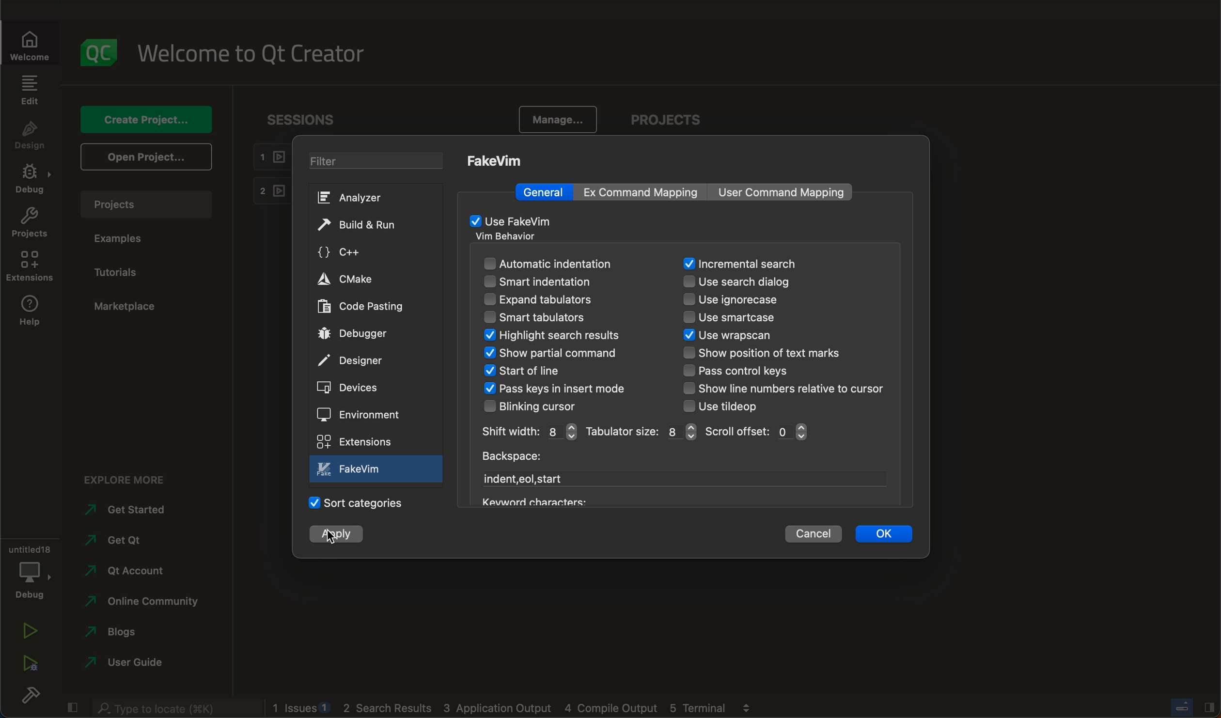  What do you see at coordinates (746, 372) in the screenshot?
I see `control keys` at bounding box center [746, 372].